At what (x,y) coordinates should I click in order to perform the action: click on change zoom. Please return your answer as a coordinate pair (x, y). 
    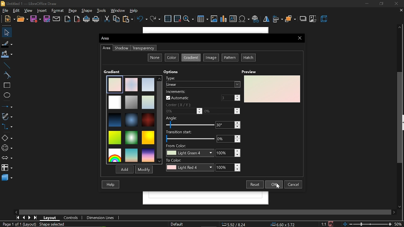
    Looking at the image, I should click on (373, 224).